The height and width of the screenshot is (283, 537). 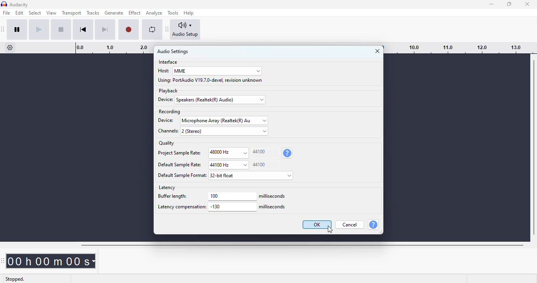 What do you see at coordinates (168, 91) in the screenshot?
I see `playback` at bounding box center [168, 91].